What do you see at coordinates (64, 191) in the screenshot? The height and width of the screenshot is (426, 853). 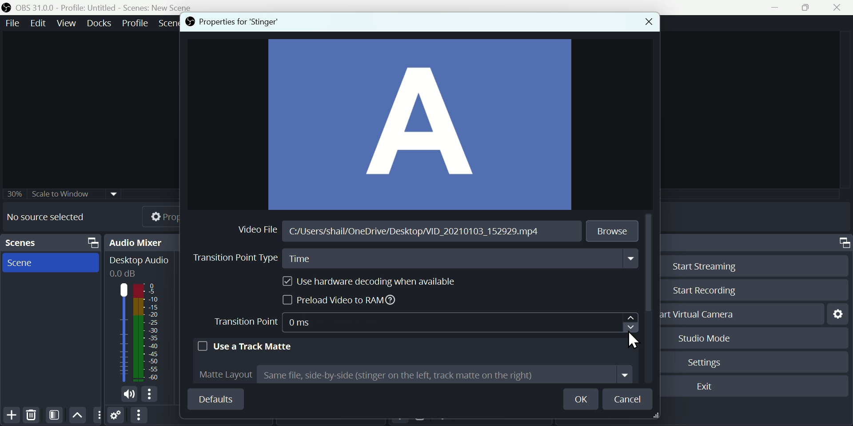 I see `` at bounding box center [64, 191].